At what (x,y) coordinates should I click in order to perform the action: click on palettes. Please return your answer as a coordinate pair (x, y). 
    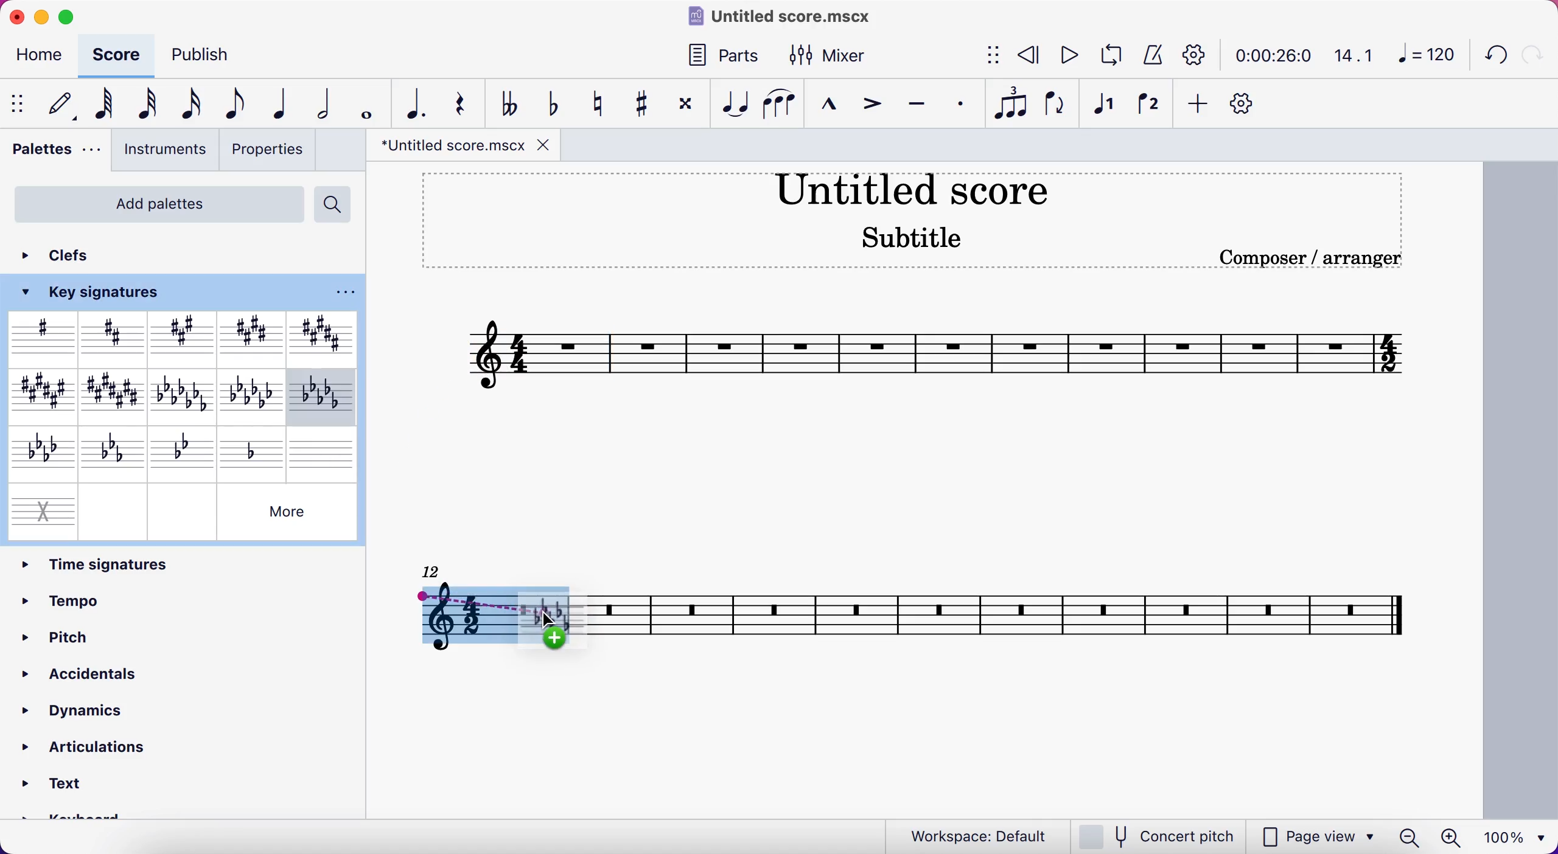
    Looking at the image, I should click on (55, 156).